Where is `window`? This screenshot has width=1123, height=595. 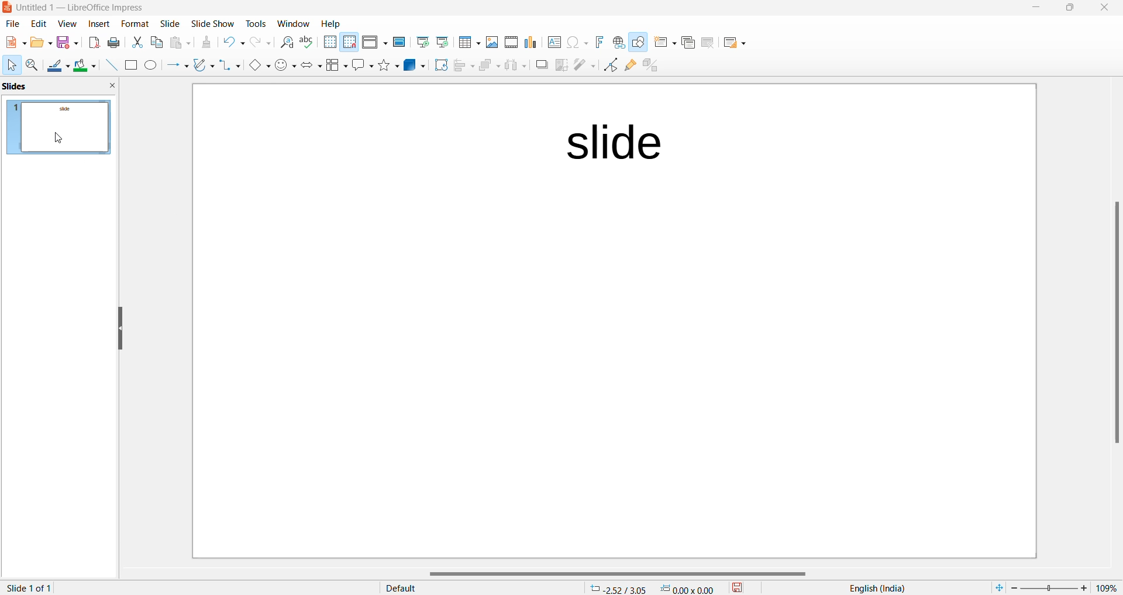
window is located at coordinates (294, 24).